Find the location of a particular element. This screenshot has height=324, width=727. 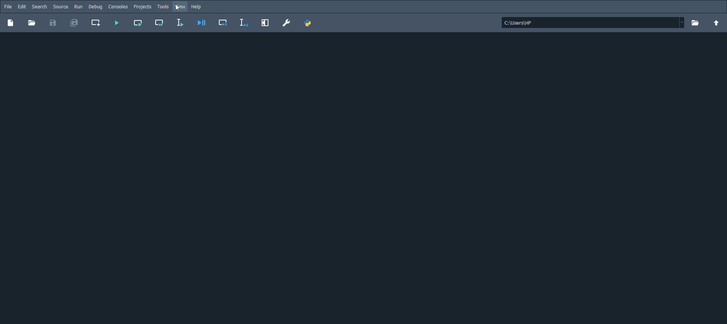

consoles is located at coordinates (118, 6).